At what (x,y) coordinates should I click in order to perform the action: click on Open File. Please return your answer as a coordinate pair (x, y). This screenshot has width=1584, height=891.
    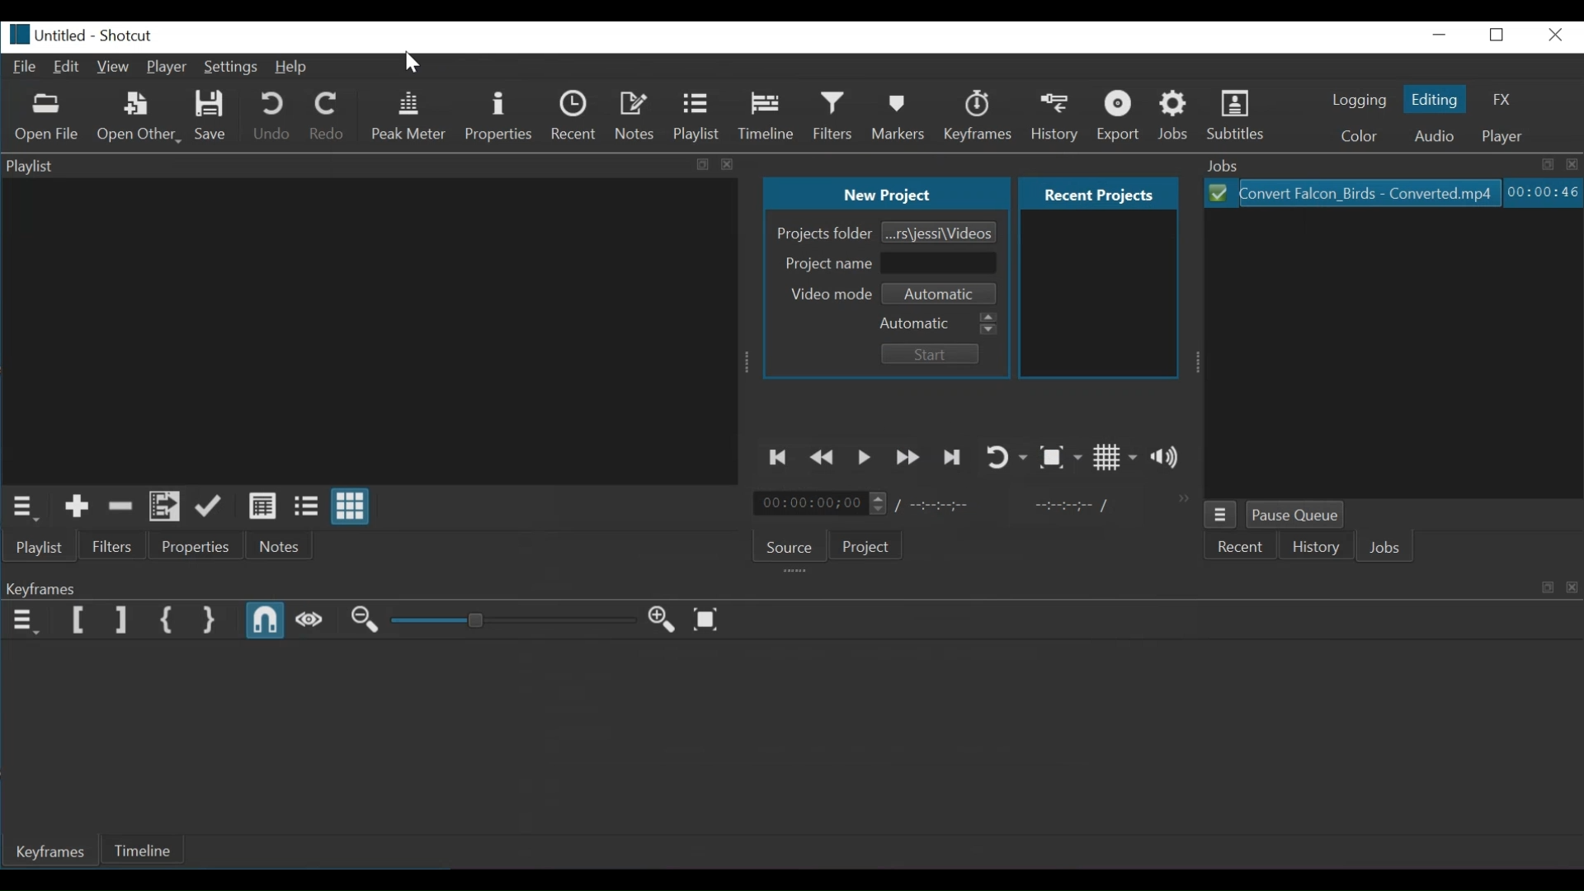
    Looking at the image, I should click on (52, 118).